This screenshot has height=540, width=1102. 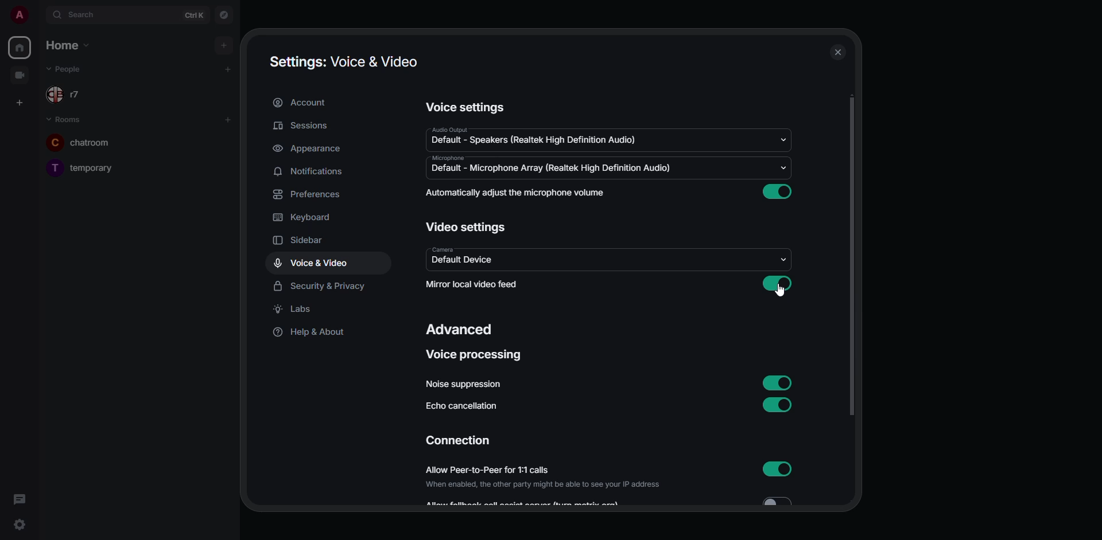 I want to click on close, so click(x=839, y=53).